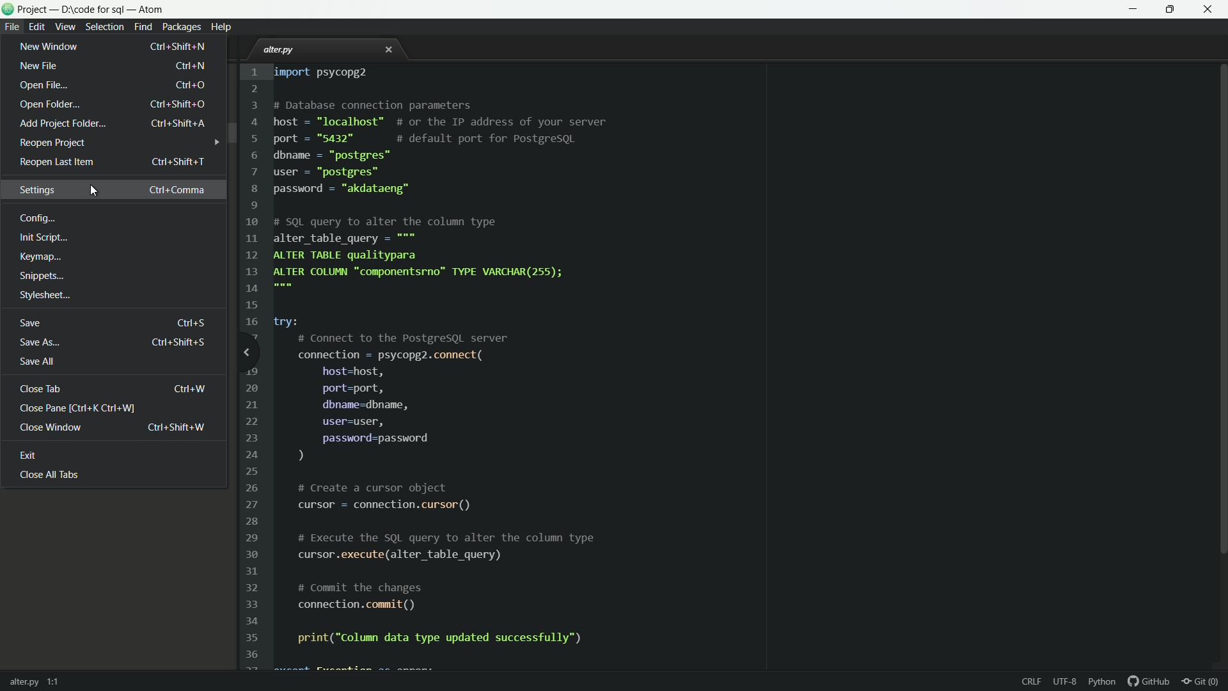 This screenshot has width=1228, height=691. What do you see at coordinates (183, 27) in the screenshot?
I see `packages menu` at bounding box center [183, 27].